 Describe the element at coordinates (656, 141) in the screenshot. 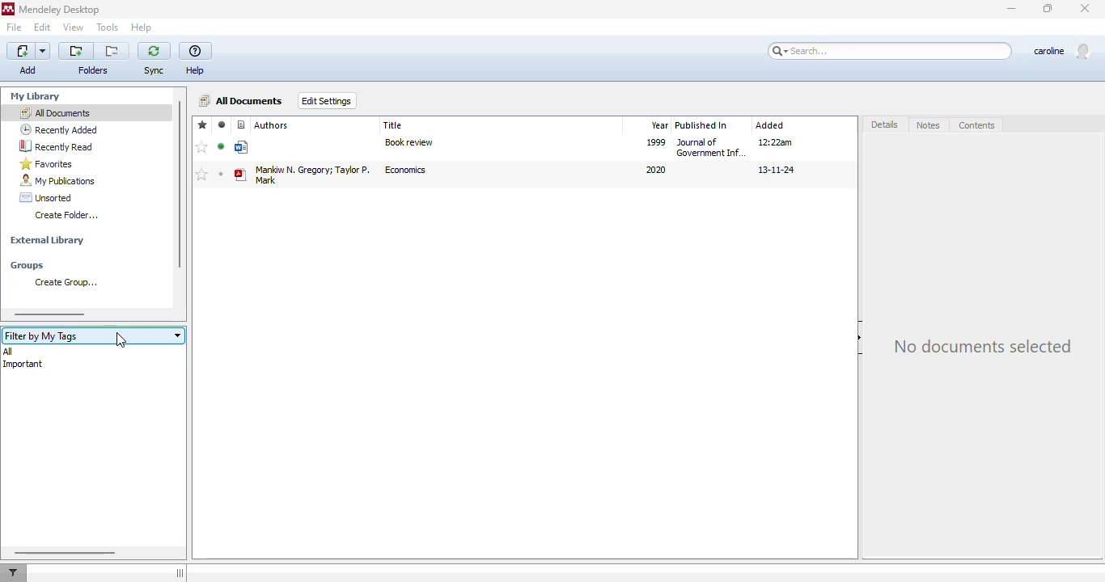

I see `1999` at that location.